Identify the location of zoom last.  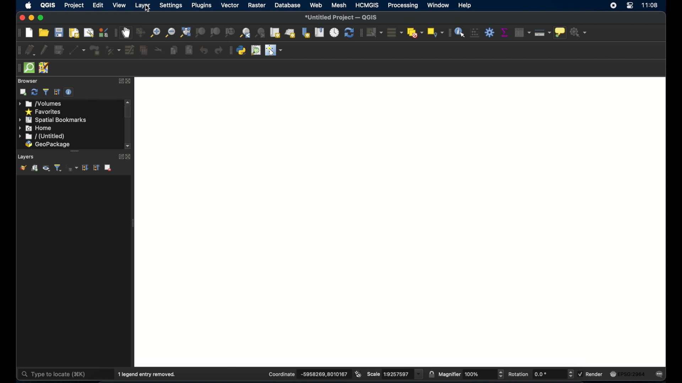
(245, 32).